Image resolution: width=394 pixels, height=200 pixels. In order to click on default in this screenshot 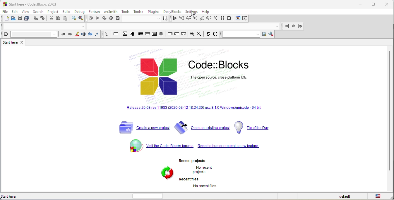, I will do `click(343, 197)`.